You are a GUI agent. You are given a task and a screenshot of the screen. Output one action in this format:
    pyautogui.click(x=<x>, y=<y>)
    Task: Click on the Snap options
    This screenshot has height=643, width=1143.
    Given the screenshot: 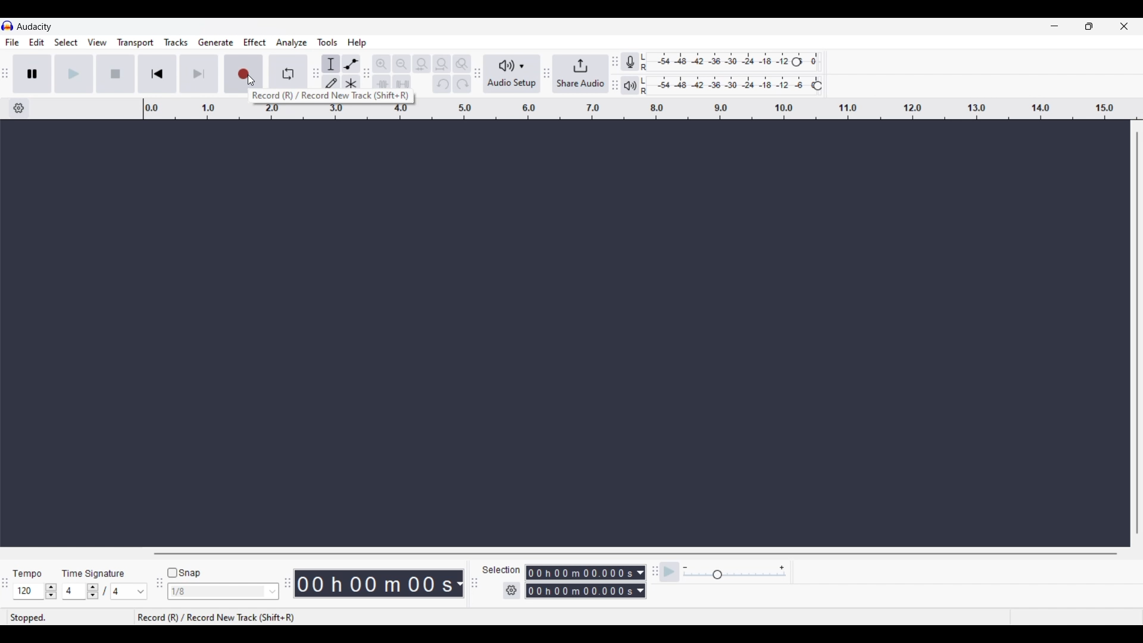 What is the action you would take?
    pyautogui.click(x=273, y=592)
    